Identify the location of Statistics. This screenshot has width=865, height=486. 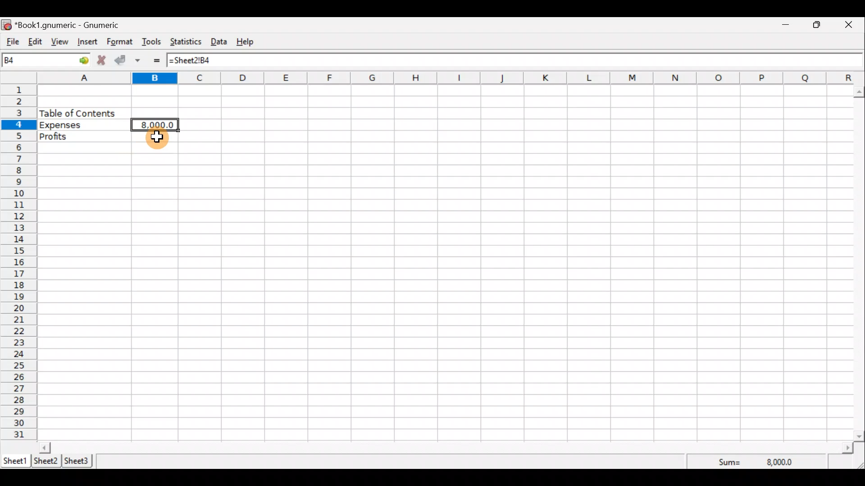
(187, 43).